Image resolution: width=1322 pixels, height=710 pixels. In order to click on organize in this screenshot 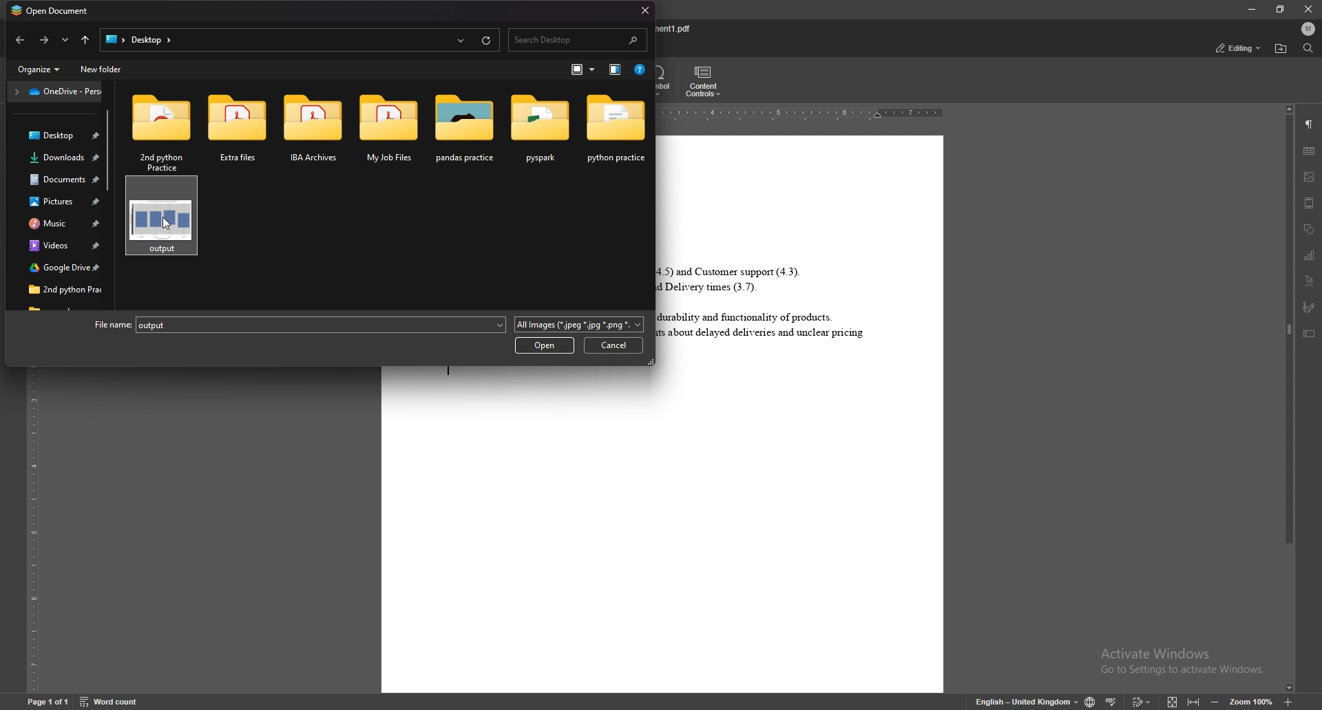, I will do `click(40, 70)`.